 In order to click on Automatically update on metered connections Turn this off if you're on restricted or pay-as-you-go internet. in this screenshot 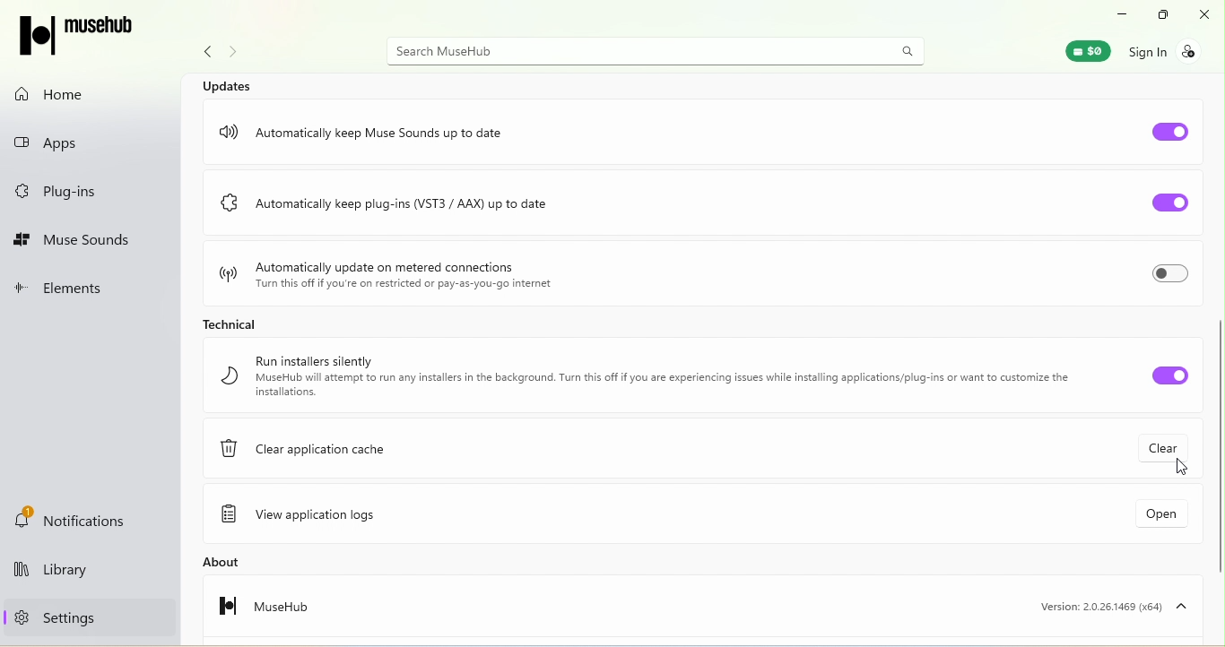, I will do `click(386, 272)`.